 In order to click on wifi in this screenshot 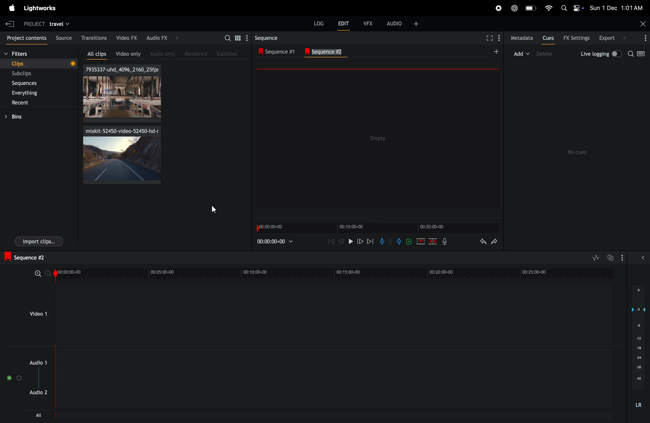, I will do `click(547, 8)`.